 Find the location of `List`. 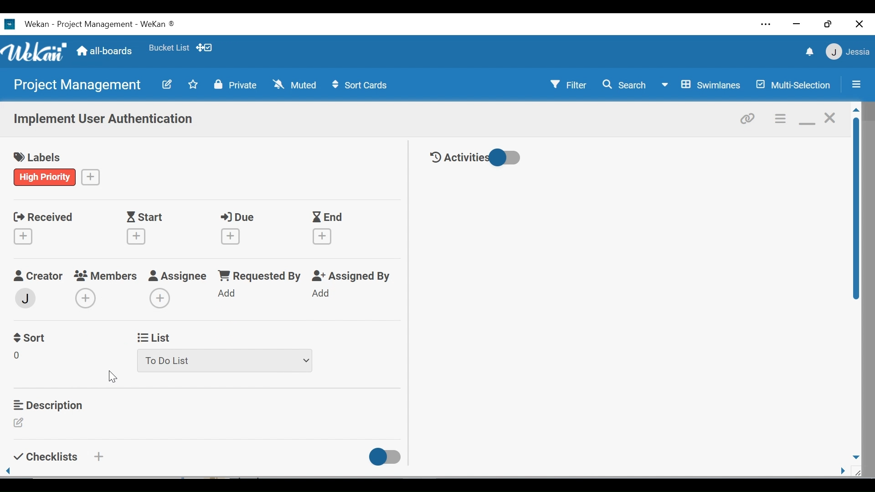

List is located at coordinates (156, 337).